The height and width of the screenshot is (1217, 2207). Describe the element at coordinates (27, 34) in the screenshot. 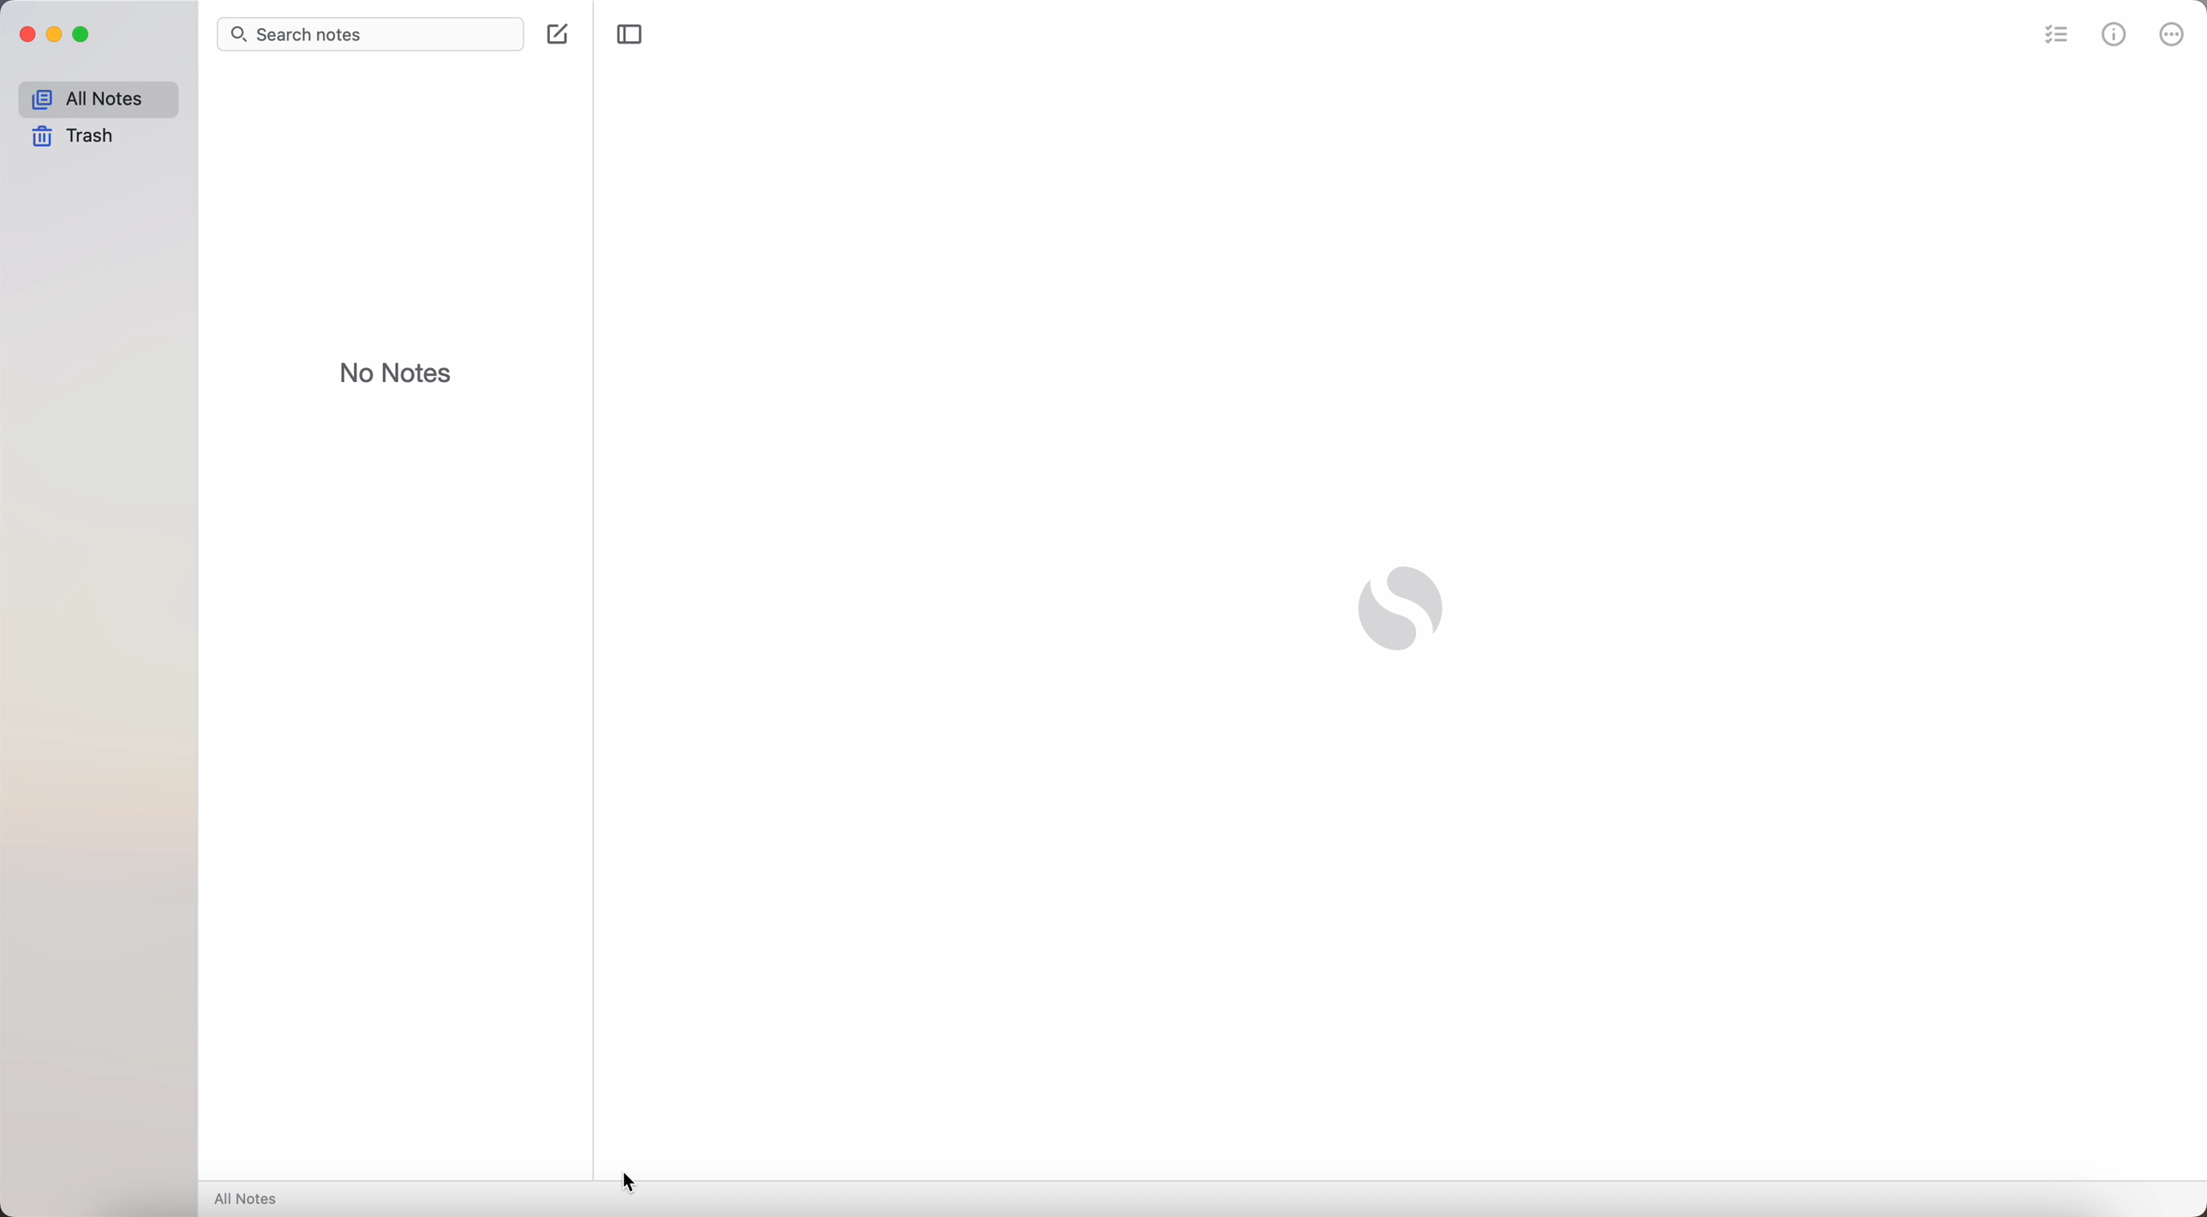

I see `close Simplenote` at that location.